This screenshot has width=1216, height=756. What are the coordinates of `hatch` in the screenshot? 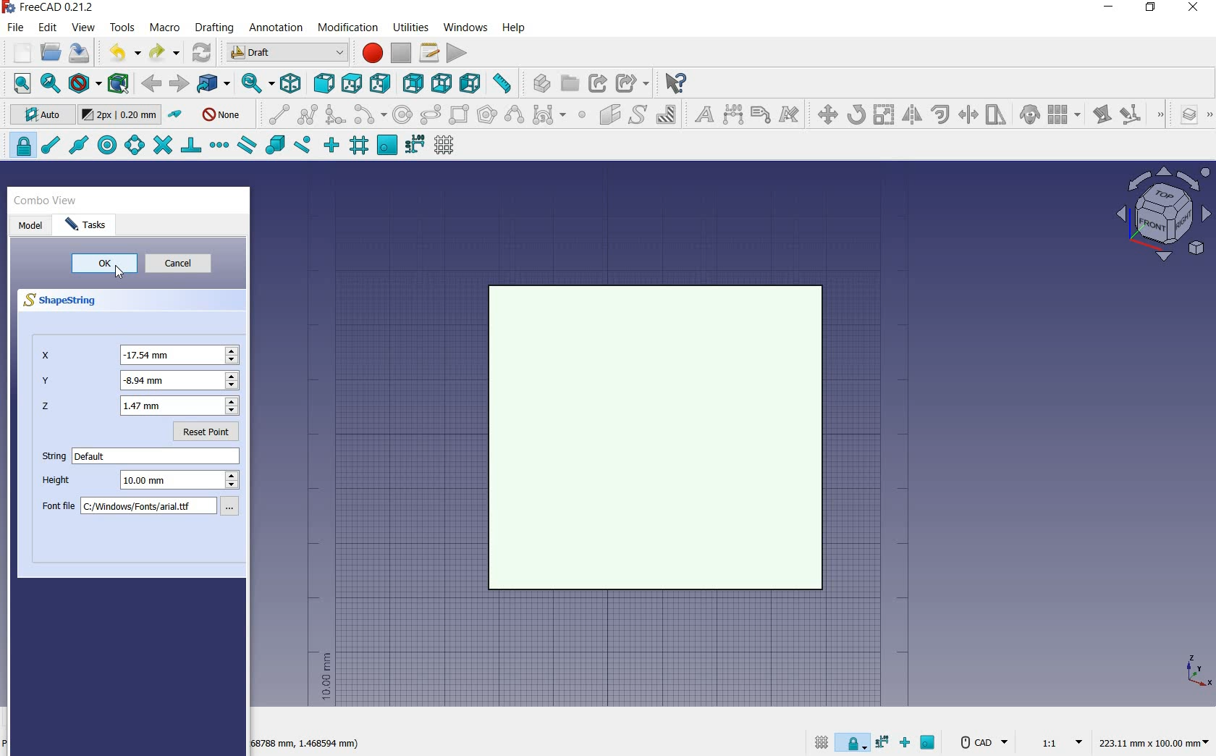 It's located at (667, 114).